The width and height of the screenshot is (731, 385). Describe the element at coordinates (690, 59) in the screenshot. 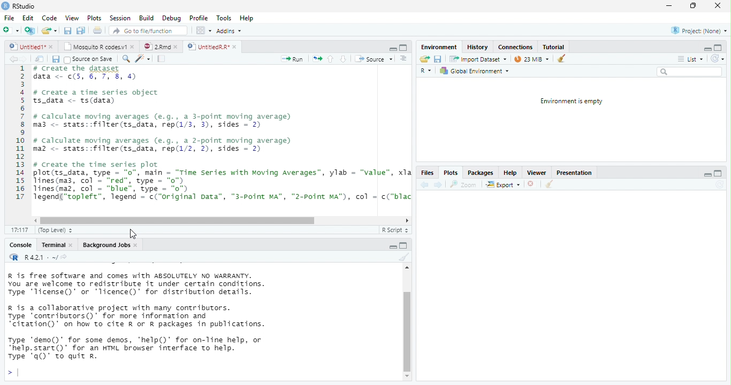

I see `List` at that location.